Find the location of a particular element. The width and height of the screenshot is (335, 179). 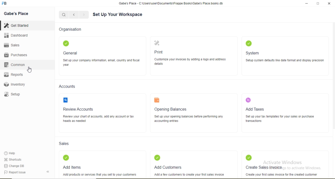

Logo is located at coordinates (66, 43).